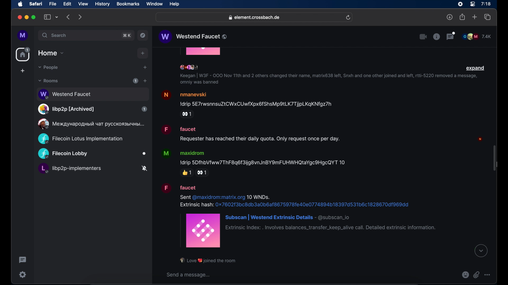  I want to click on web address, so click(255, 18).